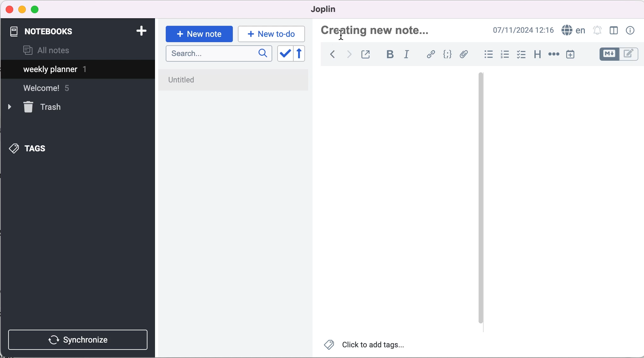 The height and width of the screenshot is (358, 644). What do you see at coordinates (390, 55) in the screenshot?
I see `bold` at bounding box center [390, 55].